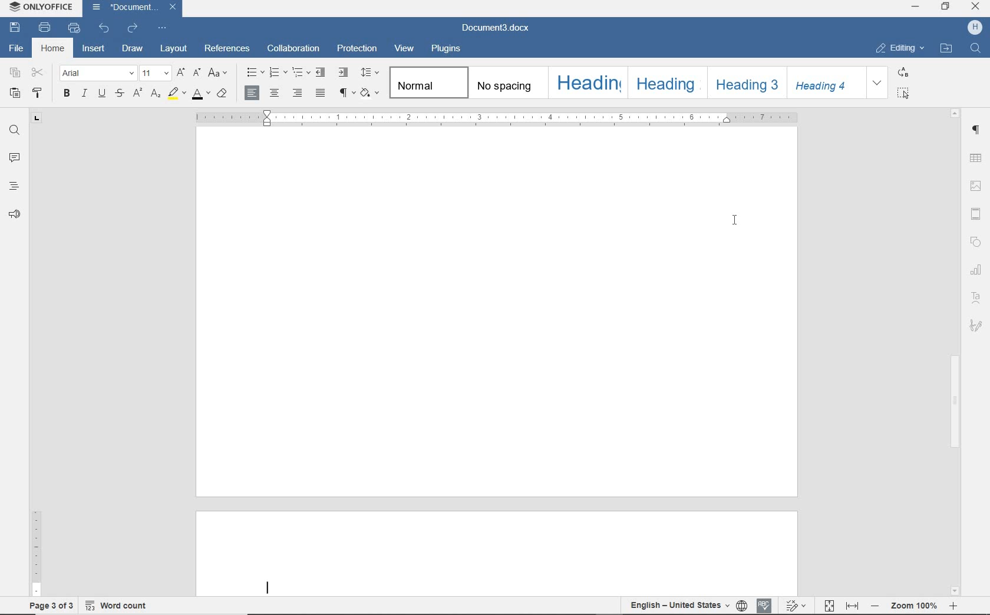 This screenshot has width=990, height=615. What do you see at coordinates (679, 606) in the screenshot?
I see `TEXT LANGUAGE` at bounding box center [679, 606].